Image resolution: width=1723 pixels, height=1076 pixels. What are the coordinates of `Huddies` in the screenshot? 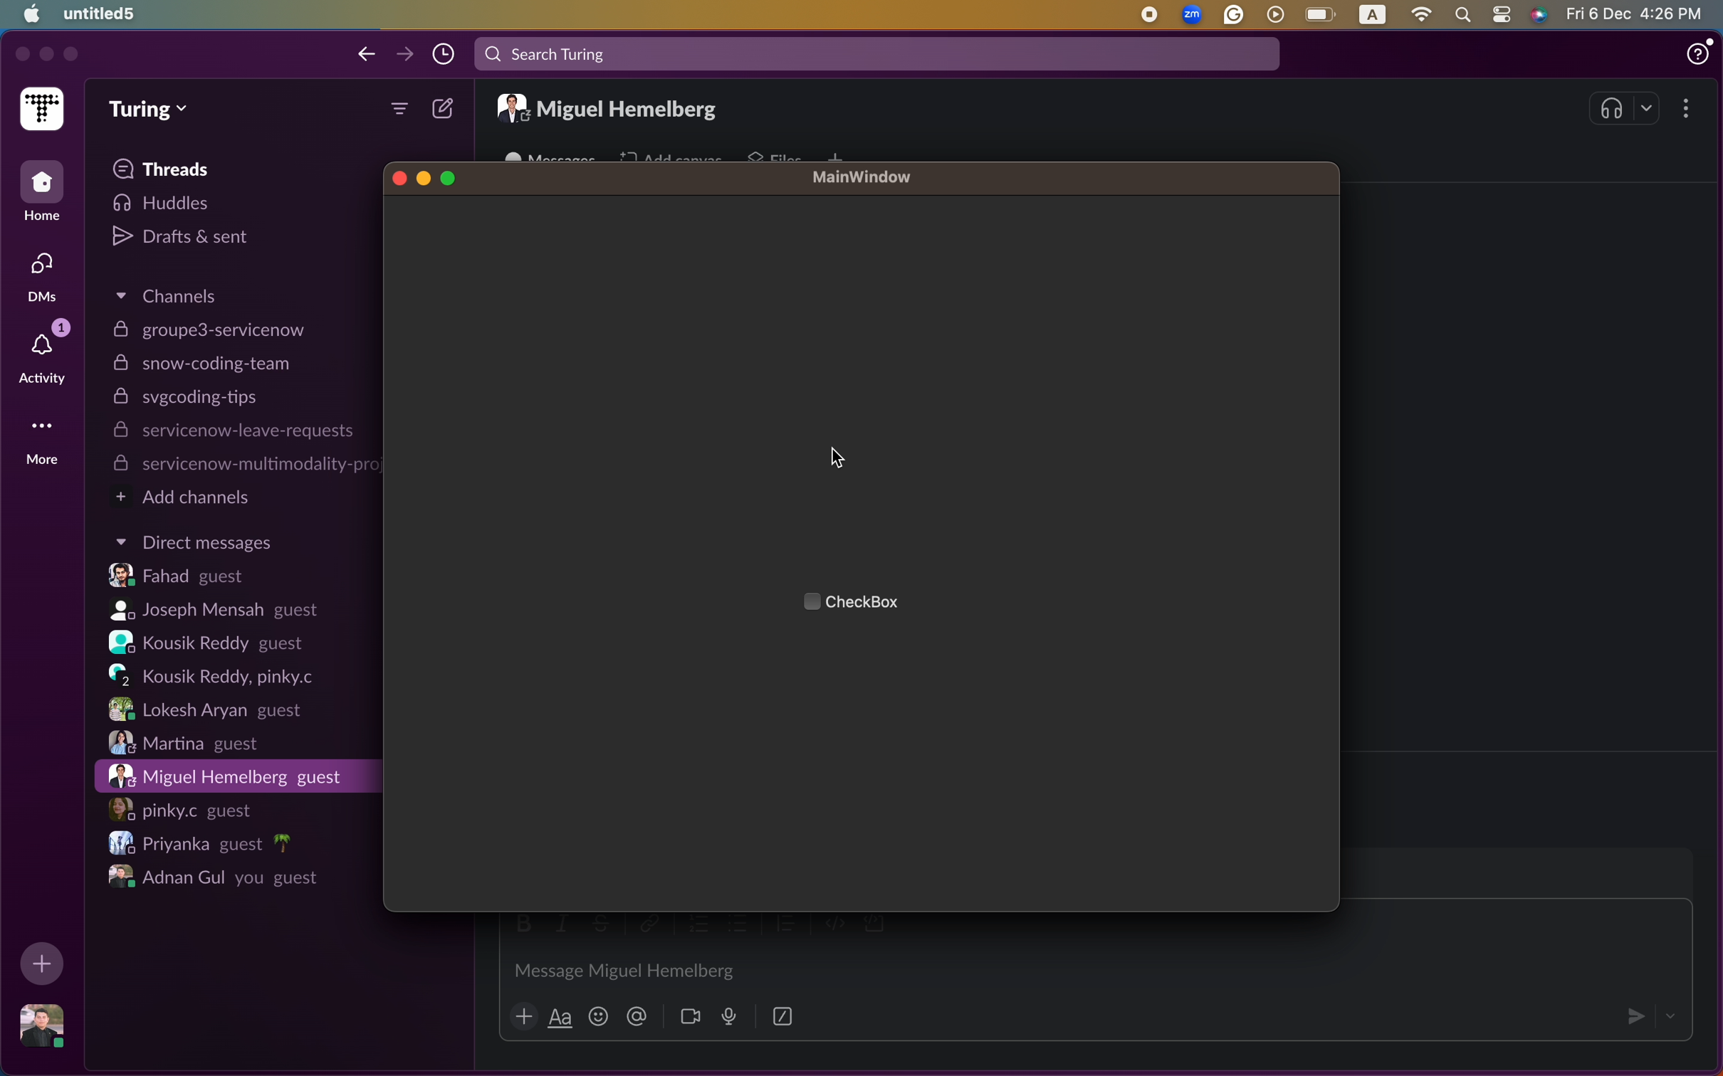 It's located at (182, 204).